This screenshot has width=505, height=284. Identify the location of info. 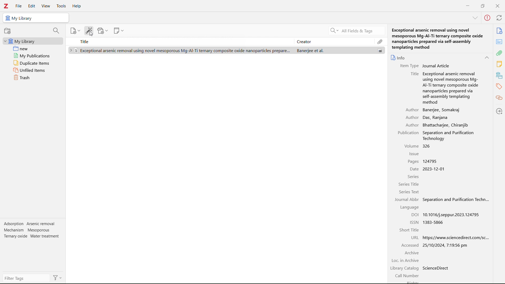
(398, 57).